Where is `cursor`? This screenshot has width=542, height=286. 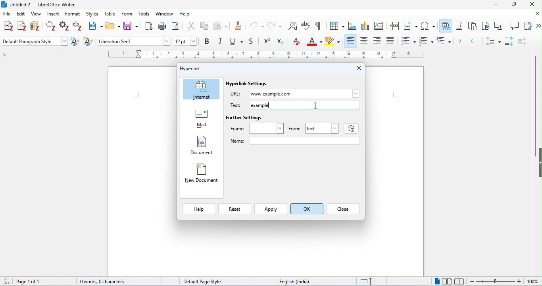
cursor is located at coordinates (450, 31).